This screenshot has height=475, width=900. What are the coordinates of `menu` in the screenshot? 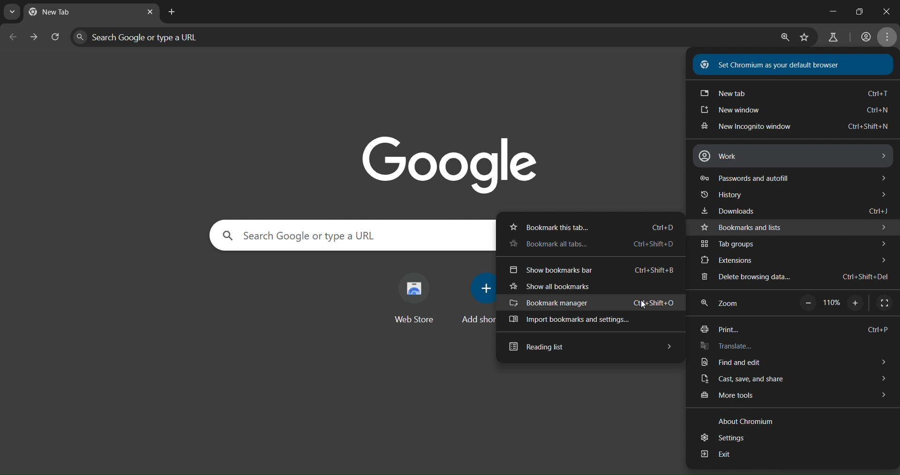 It's located at (889, 38).